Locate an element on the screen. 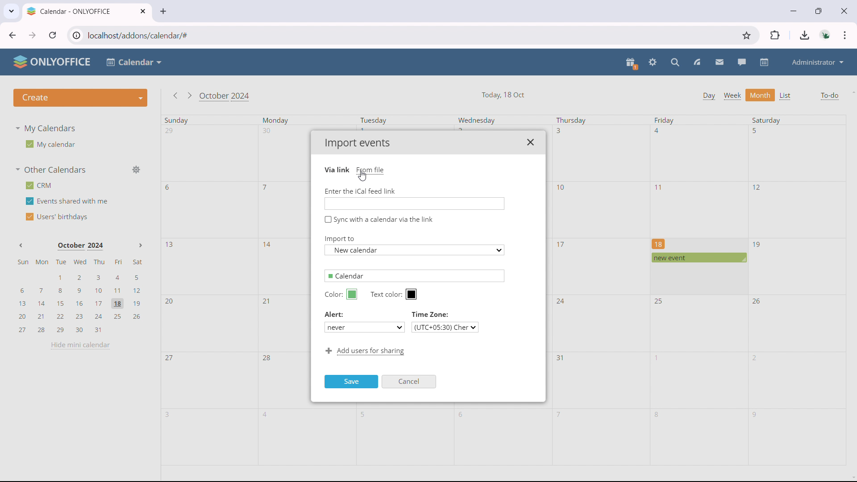 Image resolution: width=857 pixels, height=482 pixels. 4 is located at coordinates (659, 131).